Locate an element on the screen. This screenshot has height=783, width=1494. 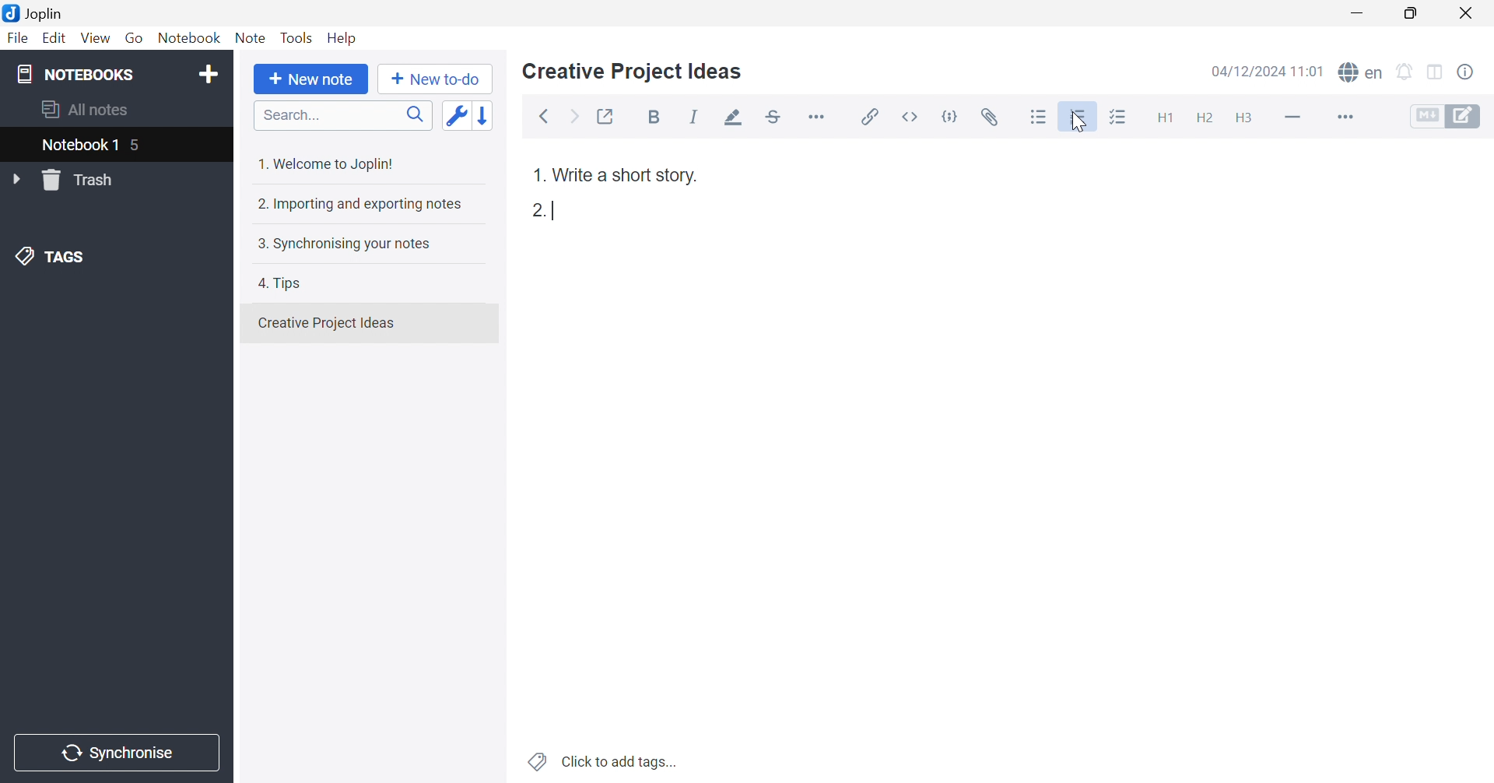
Minimize is located at coordinates (1362, 13).